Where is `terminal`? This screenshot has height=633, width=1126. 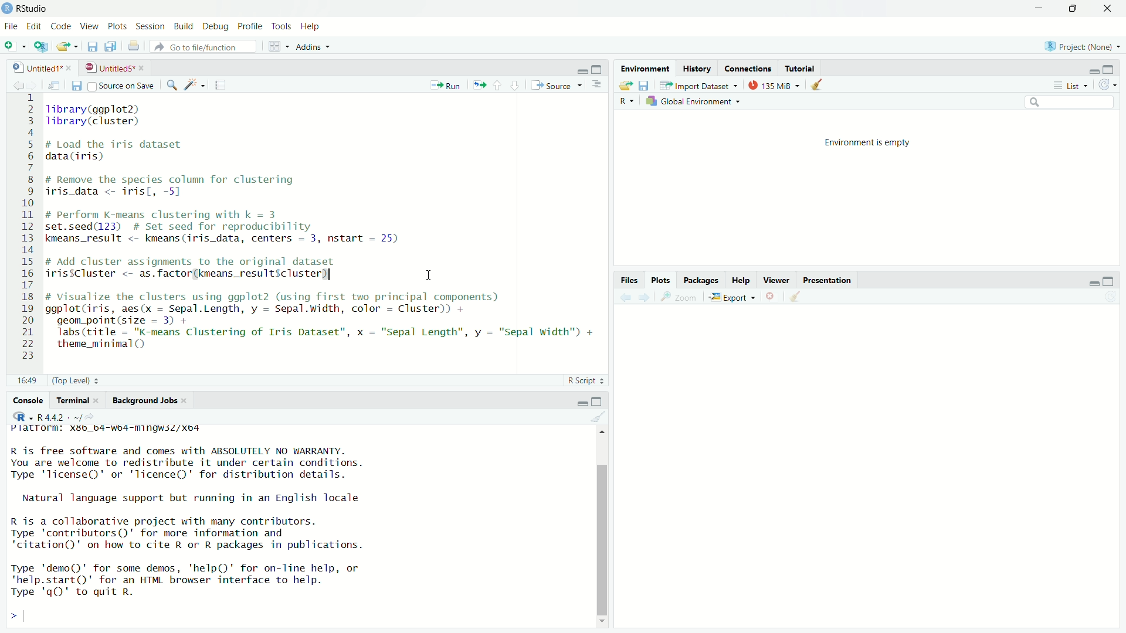 terminal is located at coordinates (72, 400).